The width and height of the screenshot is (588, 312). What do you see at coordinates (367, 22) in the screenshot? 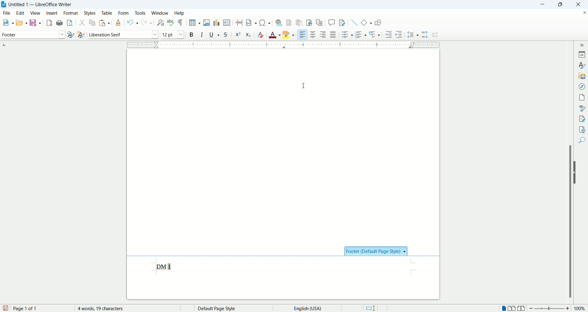
I see `insert basic shapes` at bounding box center [367, 22].